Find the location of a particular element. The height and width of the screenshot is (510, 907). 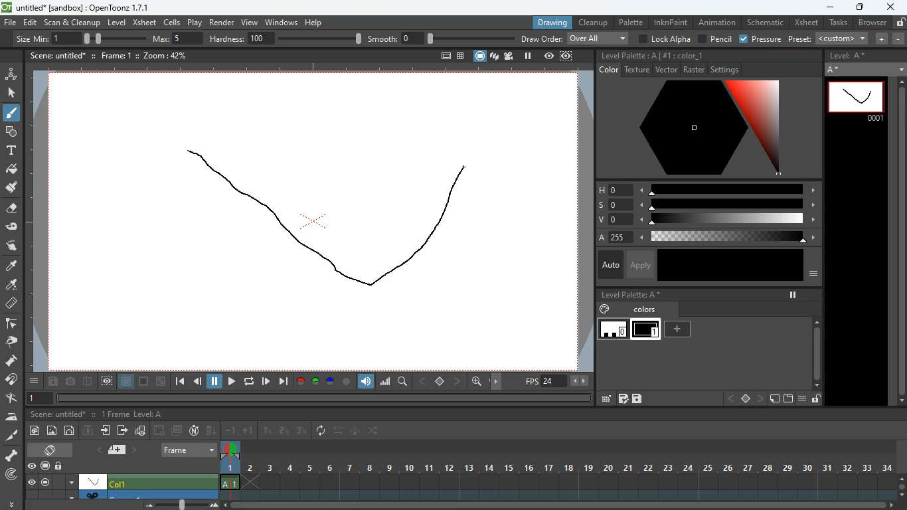

Settings is located at coordinates (725, 70).